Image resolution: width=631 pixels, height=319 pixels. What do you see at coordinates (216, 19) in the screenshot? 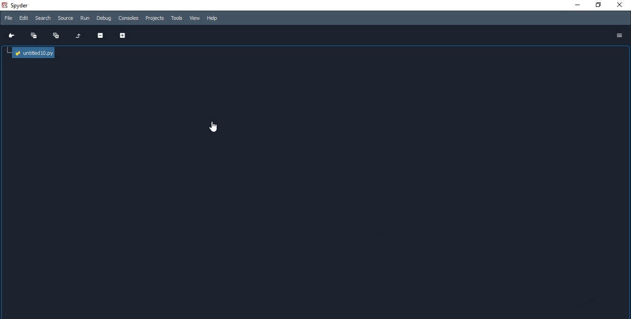
I see `Help` at bounding box center [216, 19].